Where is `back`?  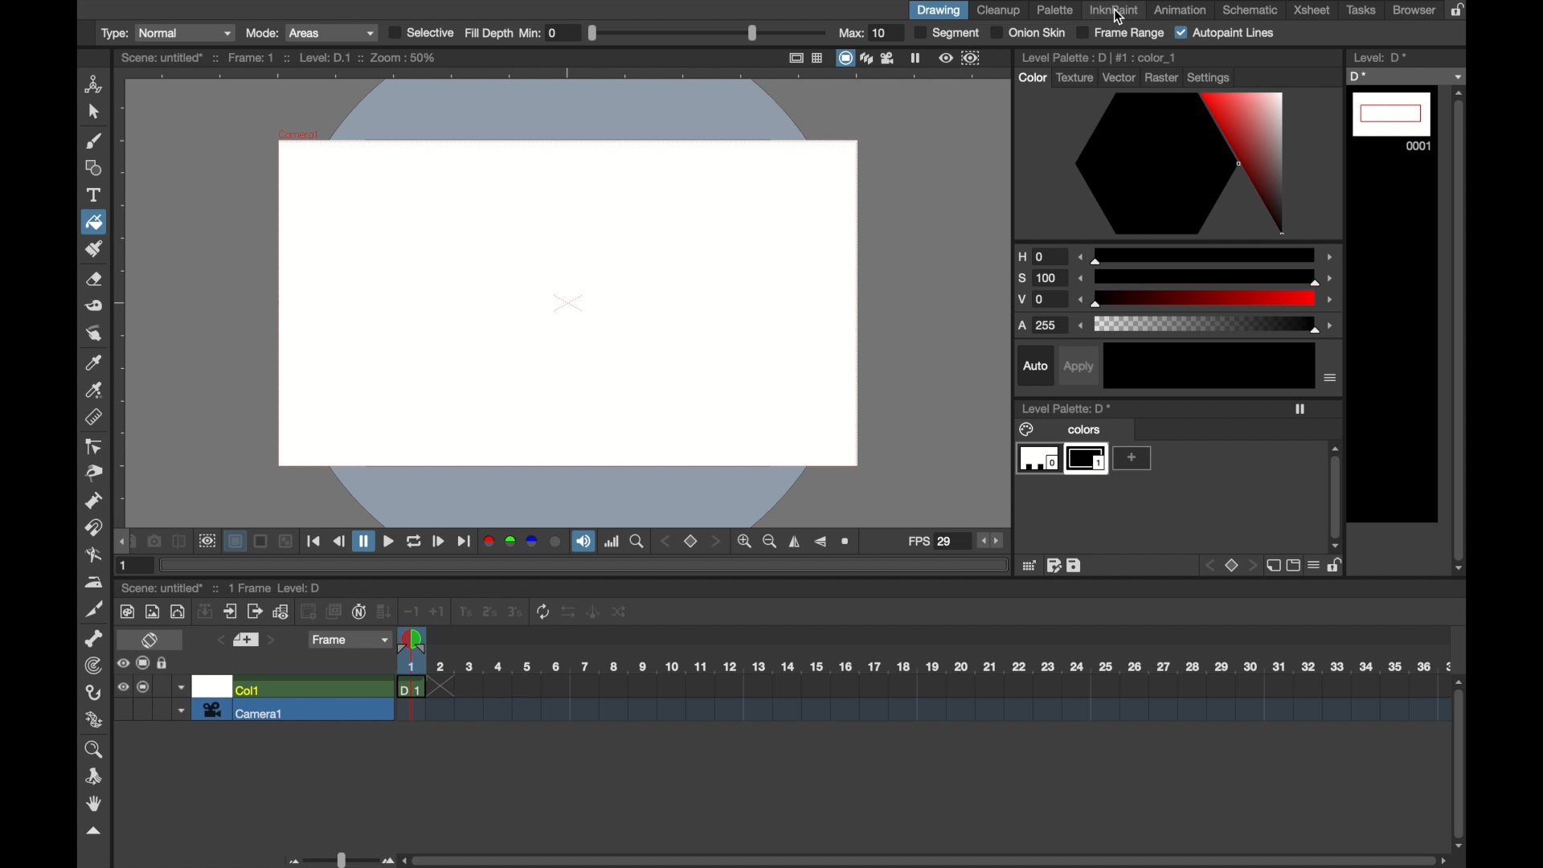
back is located at coordinates (1207, 566).